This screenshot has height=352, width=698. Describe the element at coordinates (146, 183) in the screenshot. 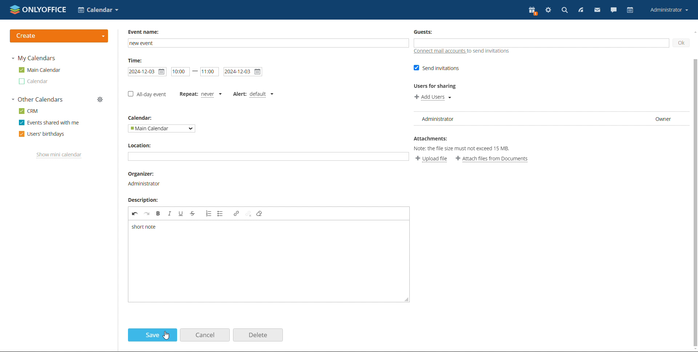

I see `Administrator` at that location.